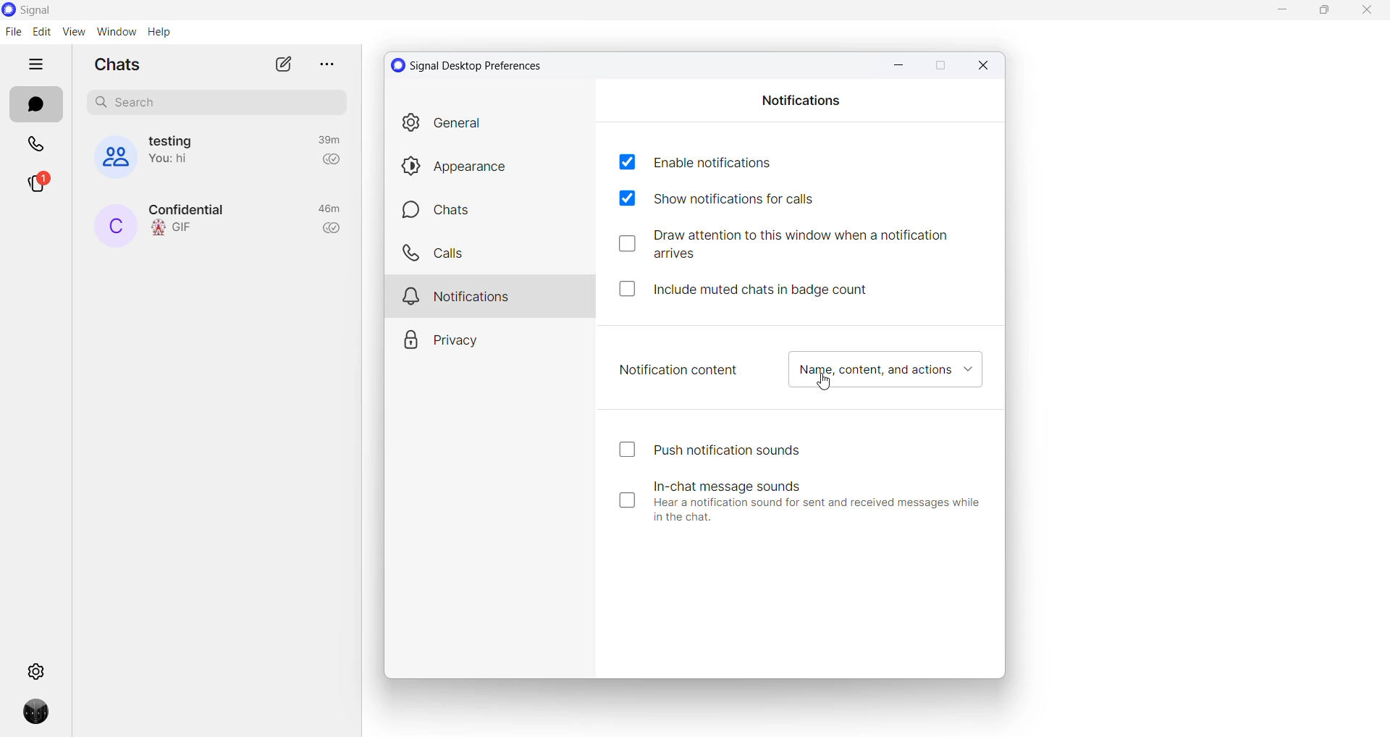 This screenshot has height=737, width=1390. I want to click on chats, so click(492, 211).